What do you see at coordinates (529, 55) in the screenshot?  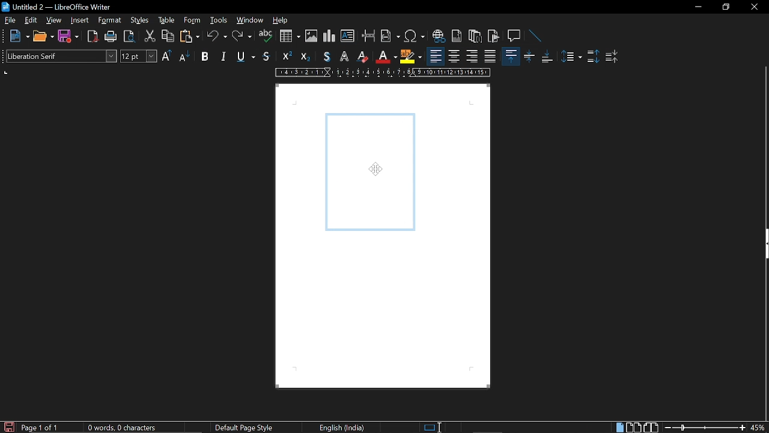 I see `Align centre` at bounding box center [529, 55].